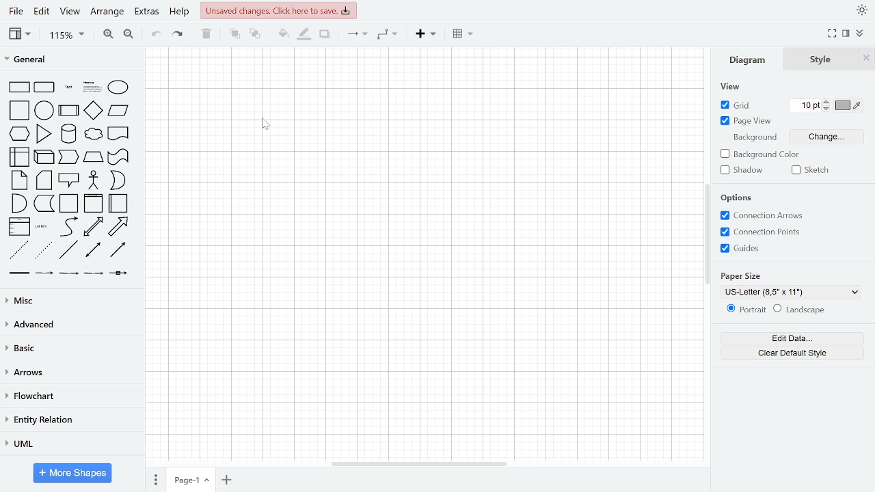  I want to click on tape, so click(118, 157).